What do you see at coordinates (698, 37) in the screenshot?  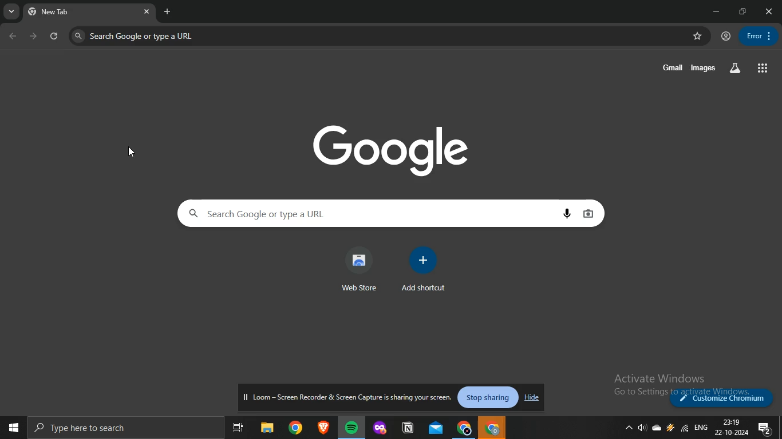 I see `bookmark this tab` at bounding box center [698, 37].